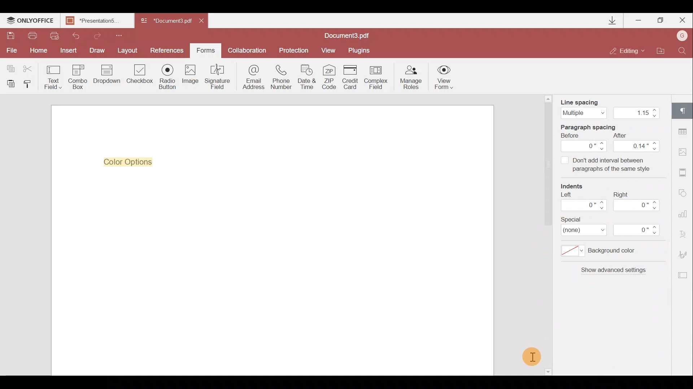  What do you see at coordinates (350, 35) in the screenshot?
I see `Document name` at bounding box center [350, 35].